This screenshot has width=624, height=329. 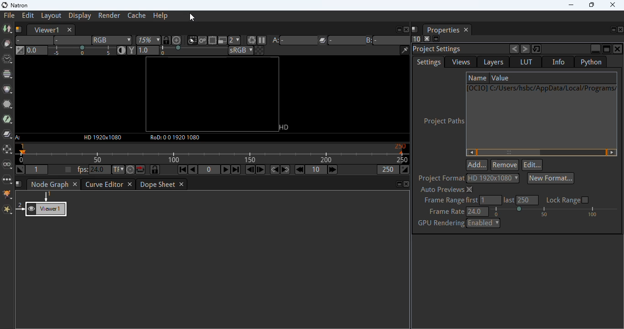 What do you see at coordinates (466, 30) in the screenshot?
I see `close tab` at bounding box center [466, 30].